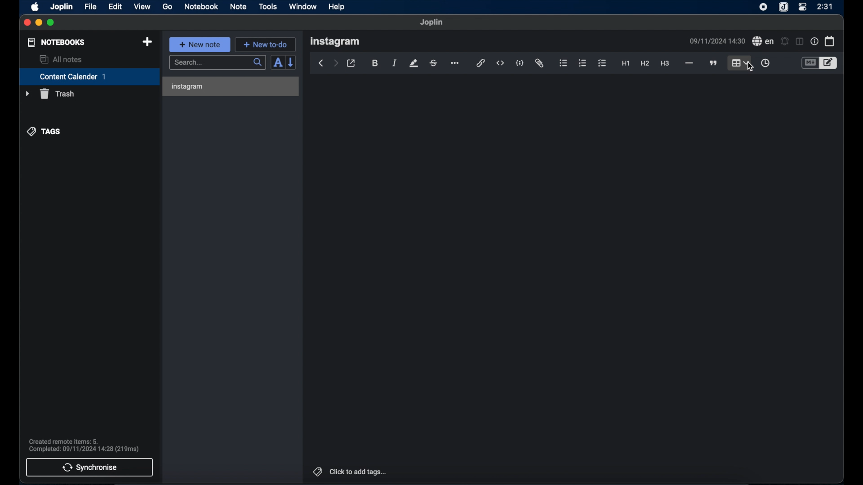  What do you see at coordinates (433, 64) in the screenshot?
I see `strikethrough` at bounding box center [433, 64].